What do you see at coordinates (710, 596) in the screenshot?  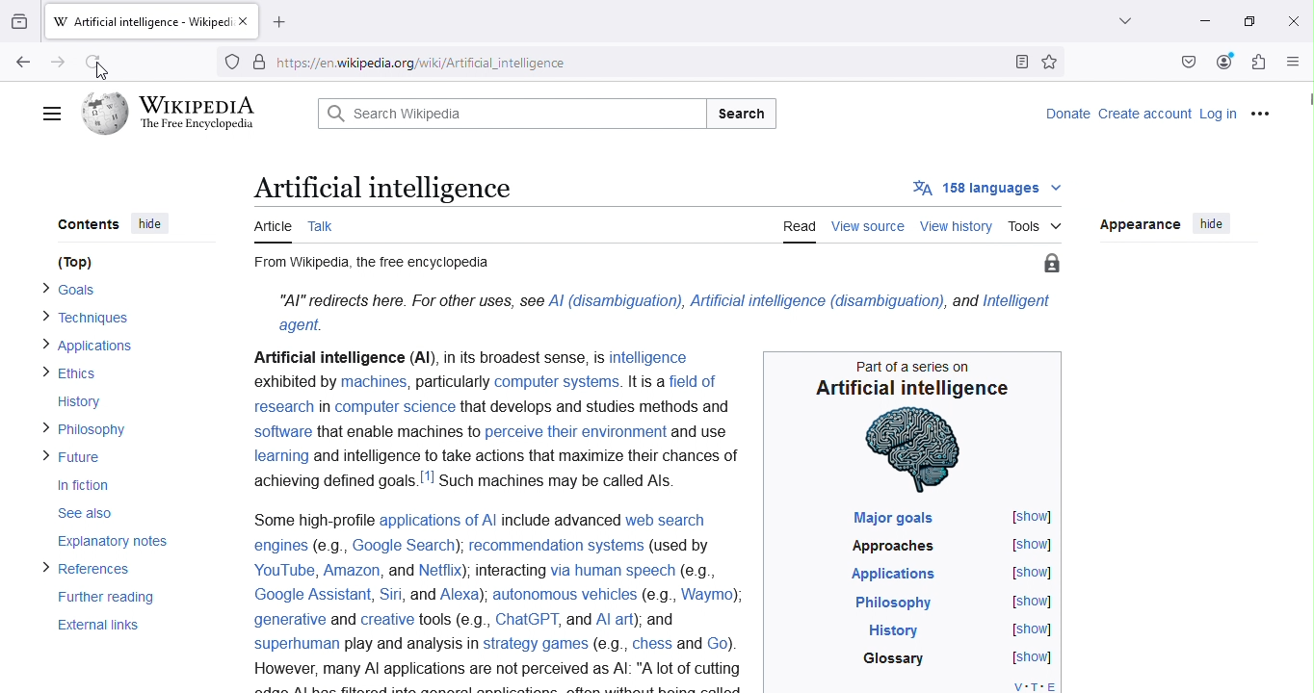 I see `Waymo)` at bounding box center [710, 596].